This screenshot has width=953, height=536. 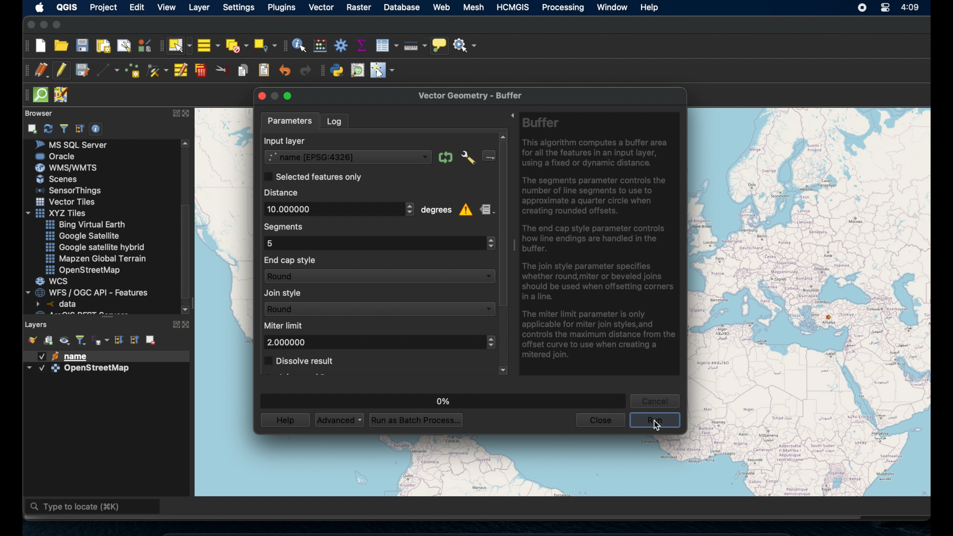 What do you see at coordinates (264, 69) in the screenshot?
I see `paste features` at bounding box center [264, 69].